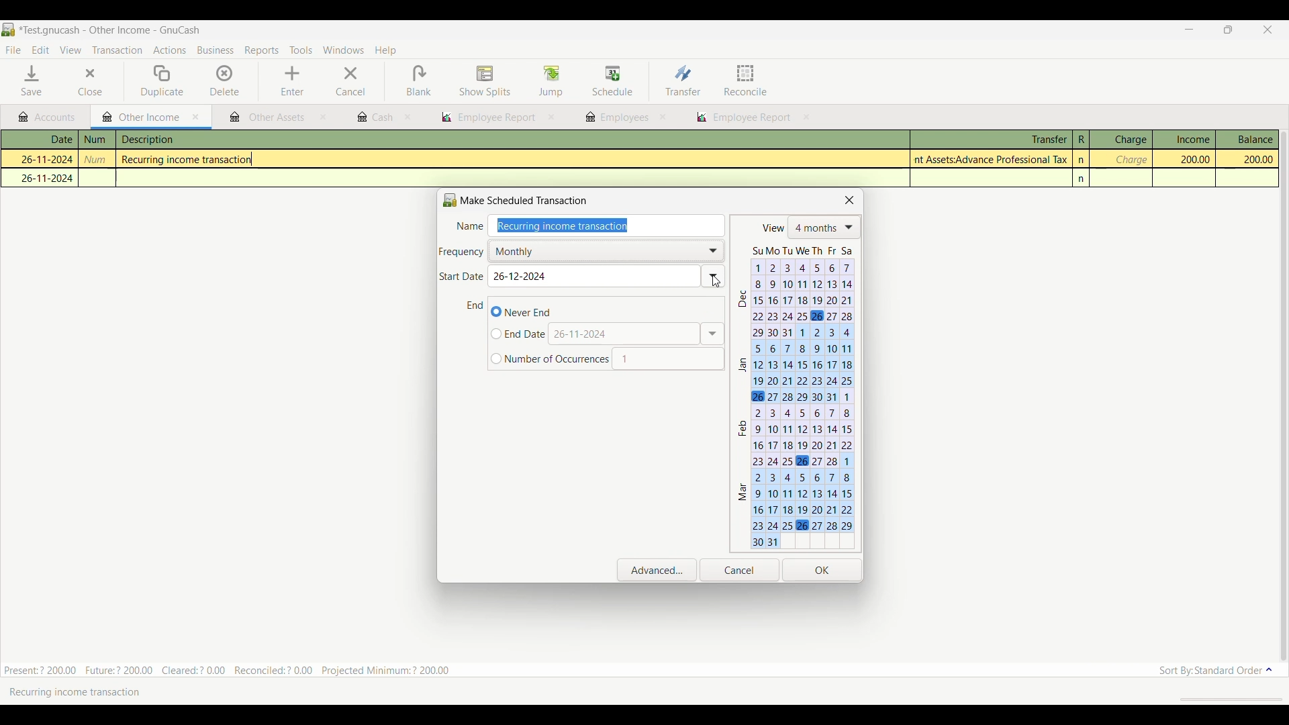 The height and width of the screenshot is (725, 1289). I want to click on Actions menu, so click(169, 52).